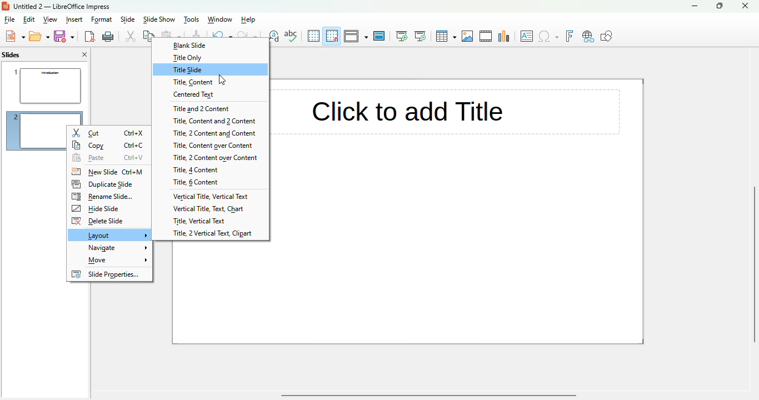  Describe the element at coordinates (109, 146) in the screenshot. I see `copy` at that location.